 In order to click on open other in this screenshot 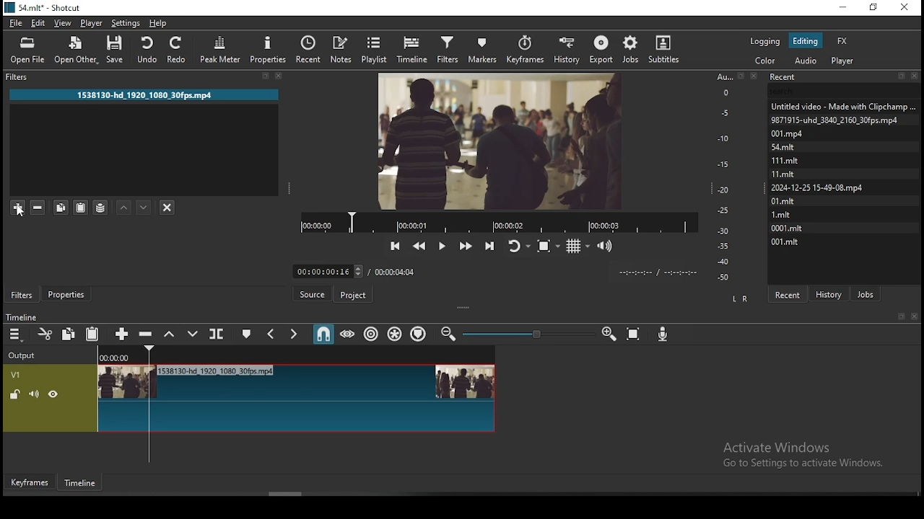, I will do `click(74, 51)`.